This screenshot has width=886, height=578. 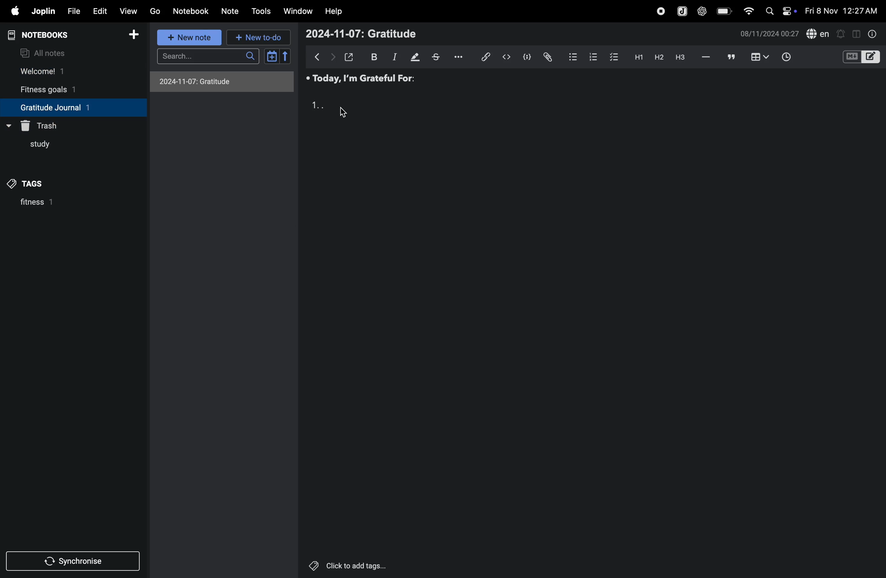 What do you see at coordinates (841, 35) in the screenshot?
I see `create alert` at bounding box center [841, 35].